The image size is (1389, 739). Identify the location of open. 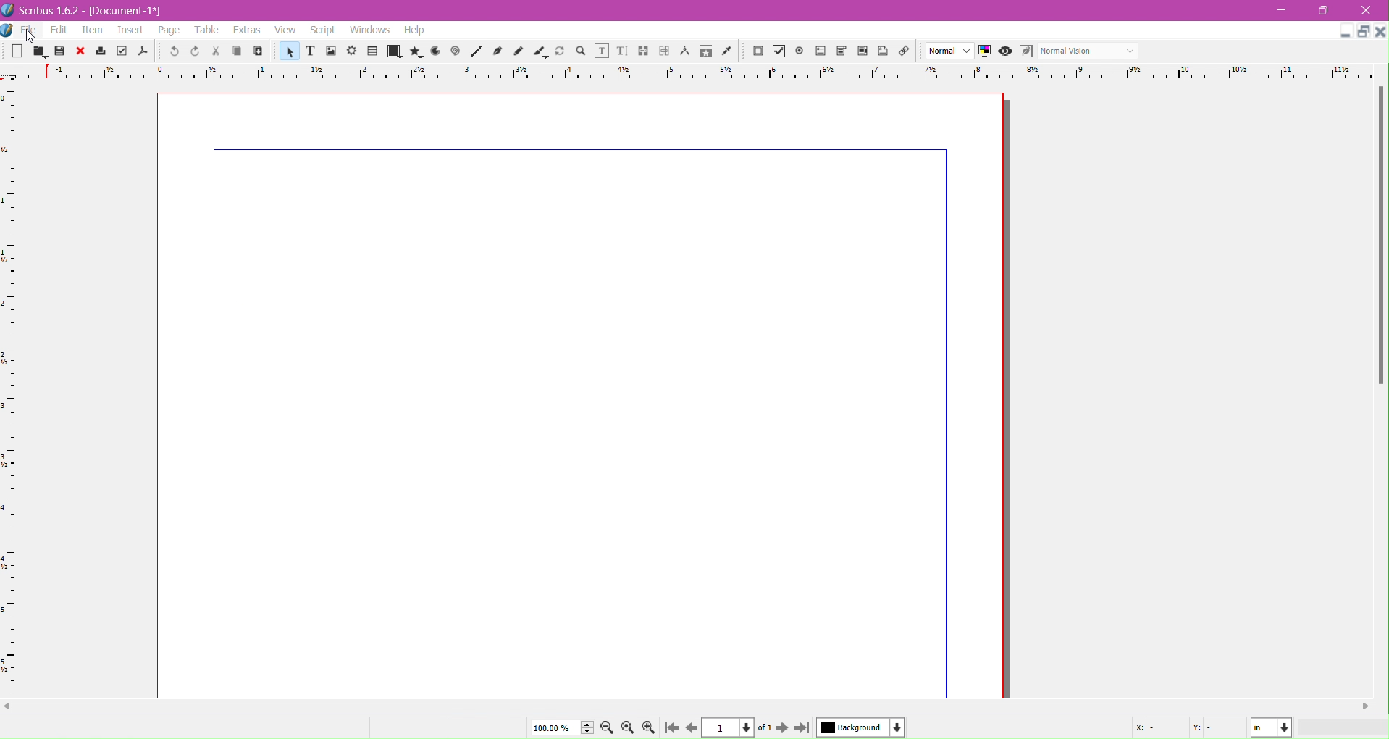
(37, 51).